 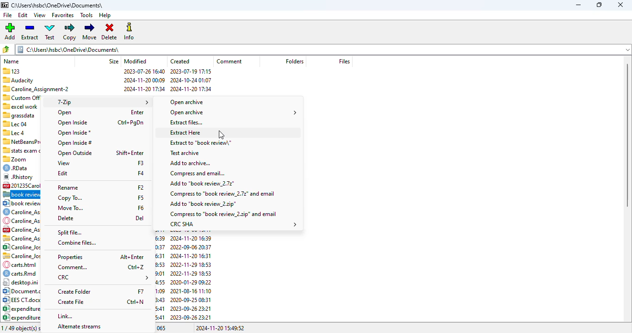 What do you see at coordinates (144, 81) in the screenshot?
I see `modified date & time` at bounding box center [144, 81].